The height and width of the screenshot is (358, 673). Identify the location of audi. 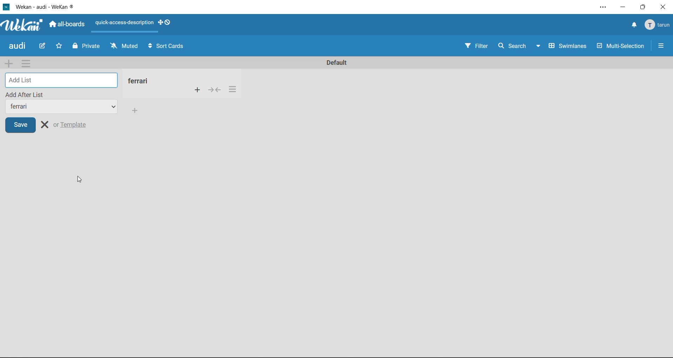
(17, 47).